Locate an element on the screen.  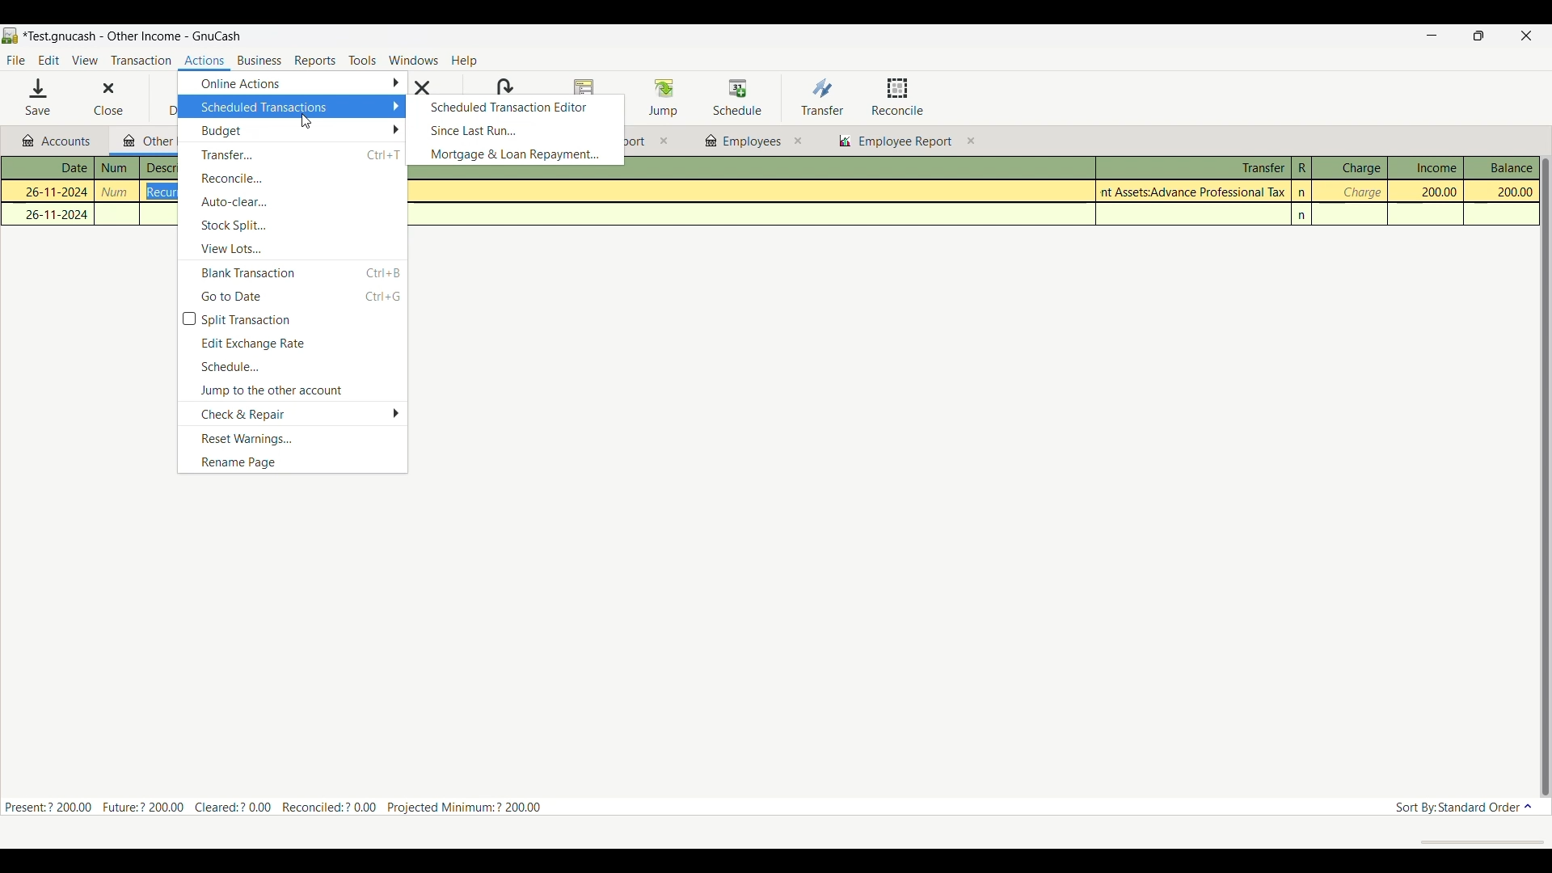
Edit exchange rate is located at coordinates (293, 343).